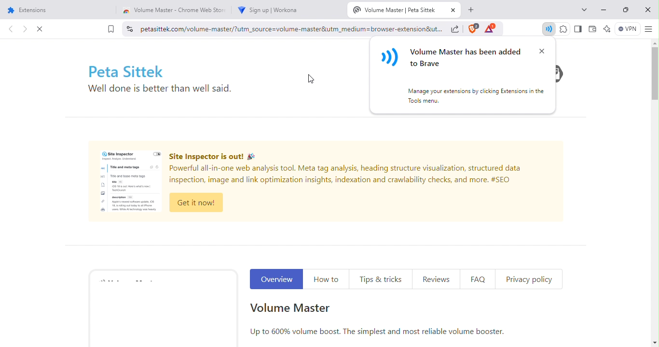  I want to click on maximize , so click(628, 9).